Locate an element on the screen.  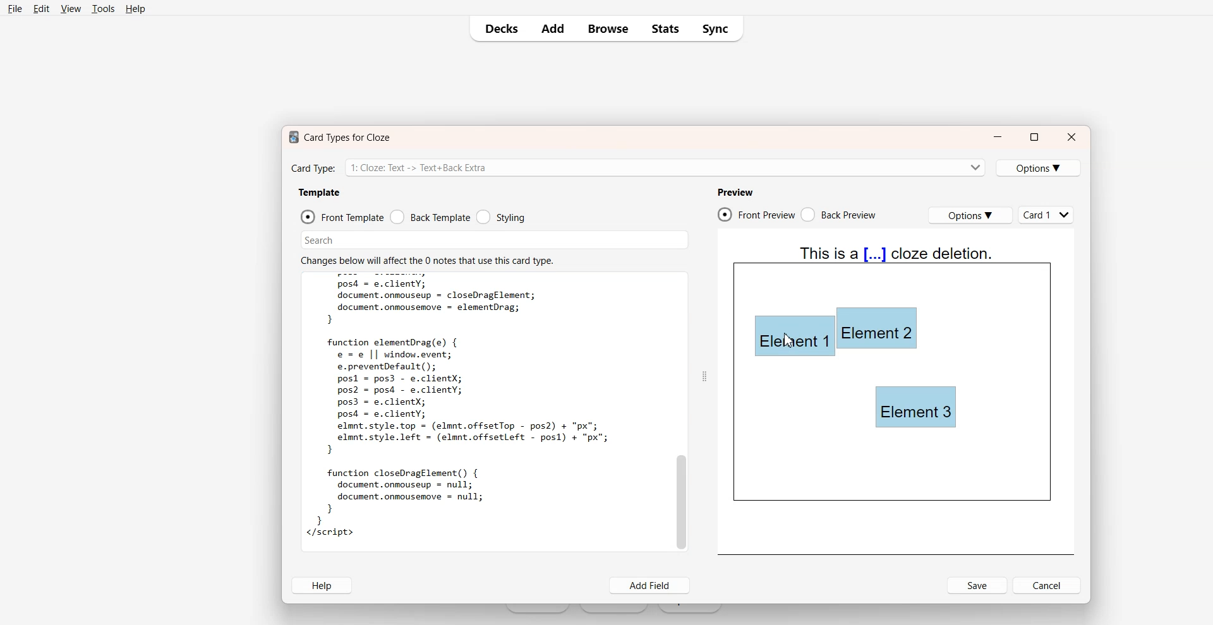
Close is located at coordinates (1072, 137).